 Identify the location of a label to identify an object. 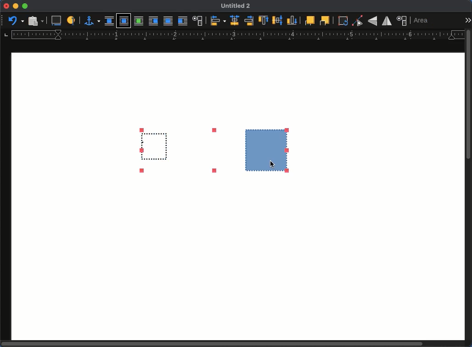
(72, 21).